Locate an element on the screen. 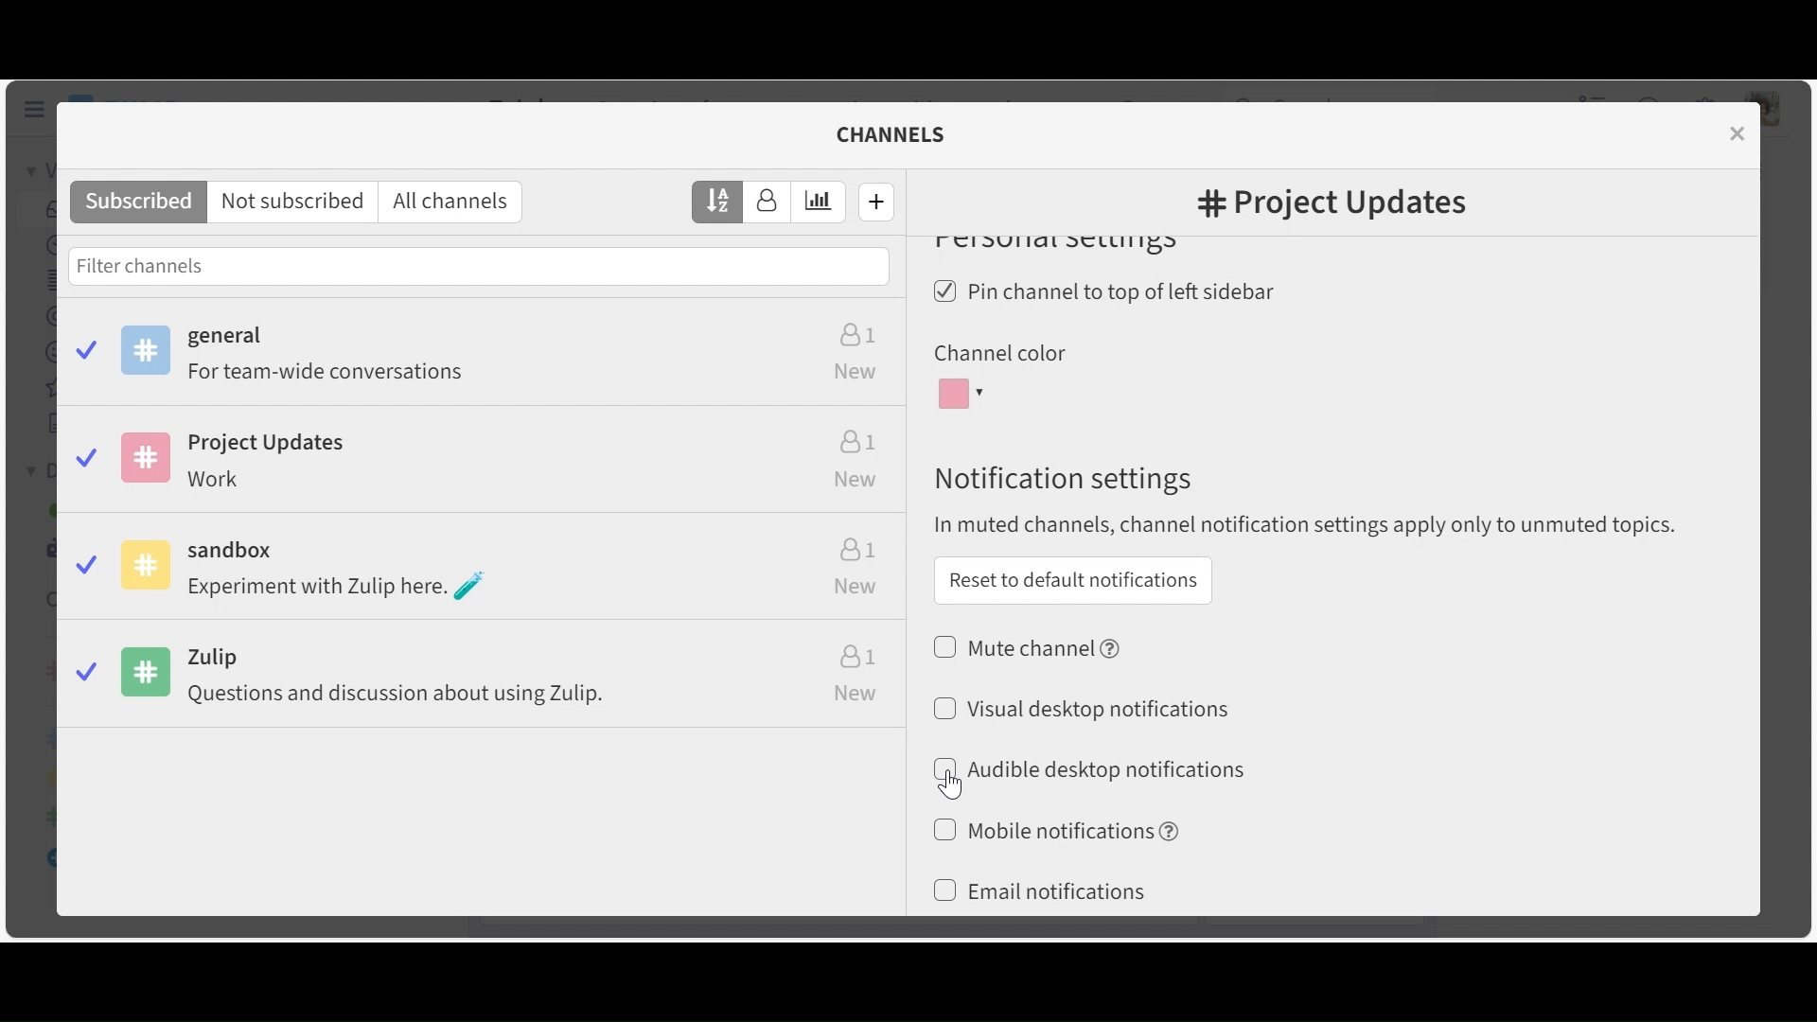 The width and height of the screenshot is (1817, 1022). Sort by estimated weekly traffic is located at coordinates (820, 203).